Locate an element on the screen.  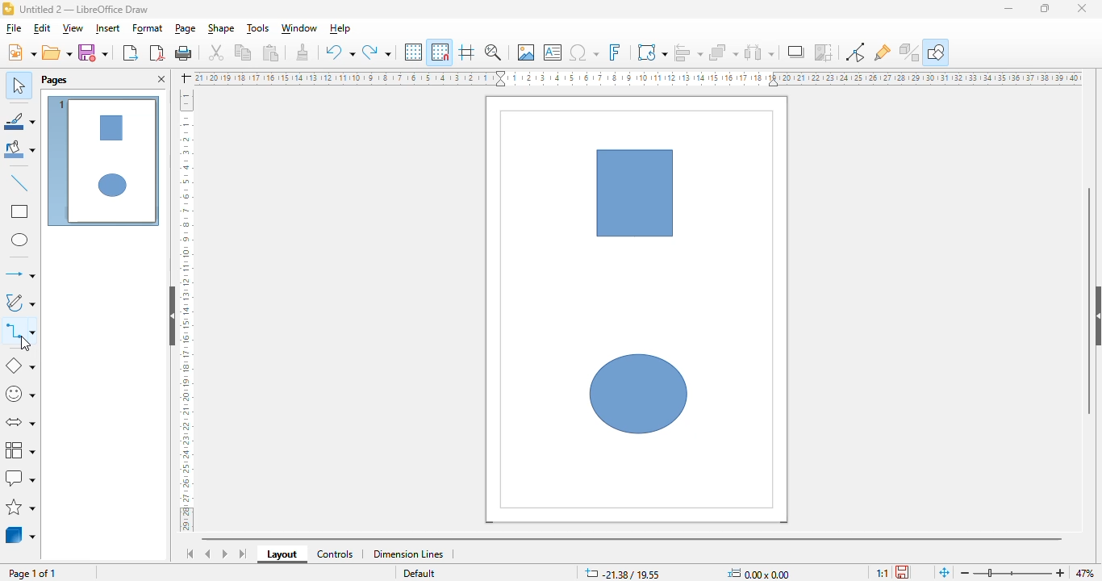
scroll to previous sheet is located at coordinates (208, 554).